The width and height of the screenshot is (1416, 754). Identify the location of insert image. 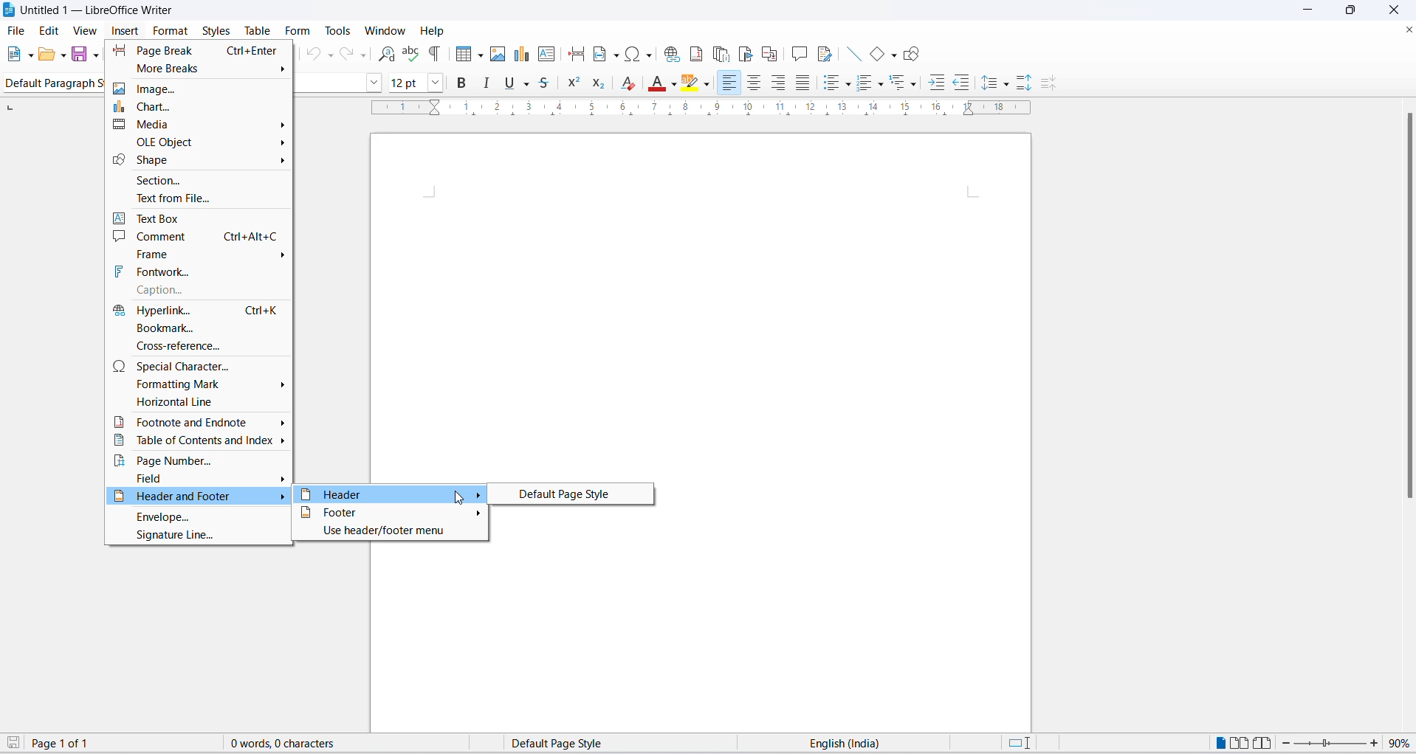
(499, 55).